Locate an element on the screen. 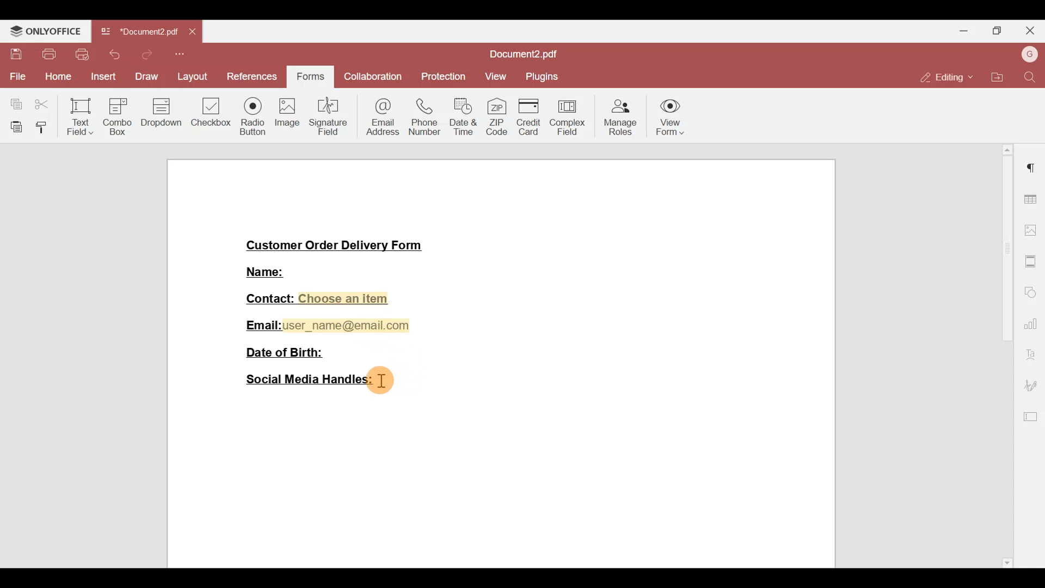  Protection is located at coordinates (441, 77).